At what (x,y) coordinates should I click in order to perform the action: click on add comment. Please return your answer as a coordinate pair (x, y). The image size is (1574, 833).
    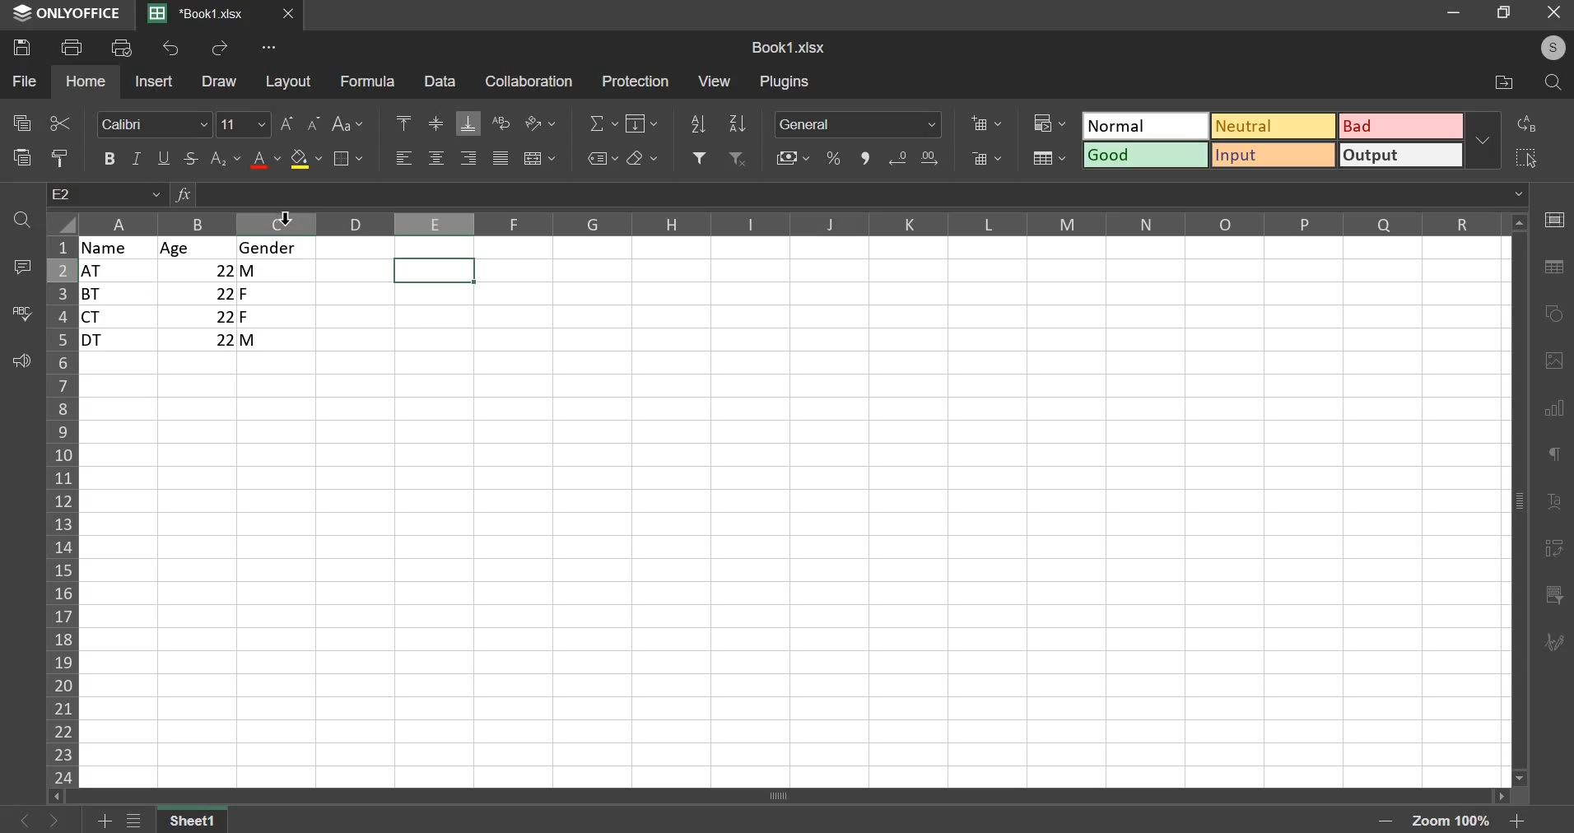
    Looking at the image, I should click on (19, 266).